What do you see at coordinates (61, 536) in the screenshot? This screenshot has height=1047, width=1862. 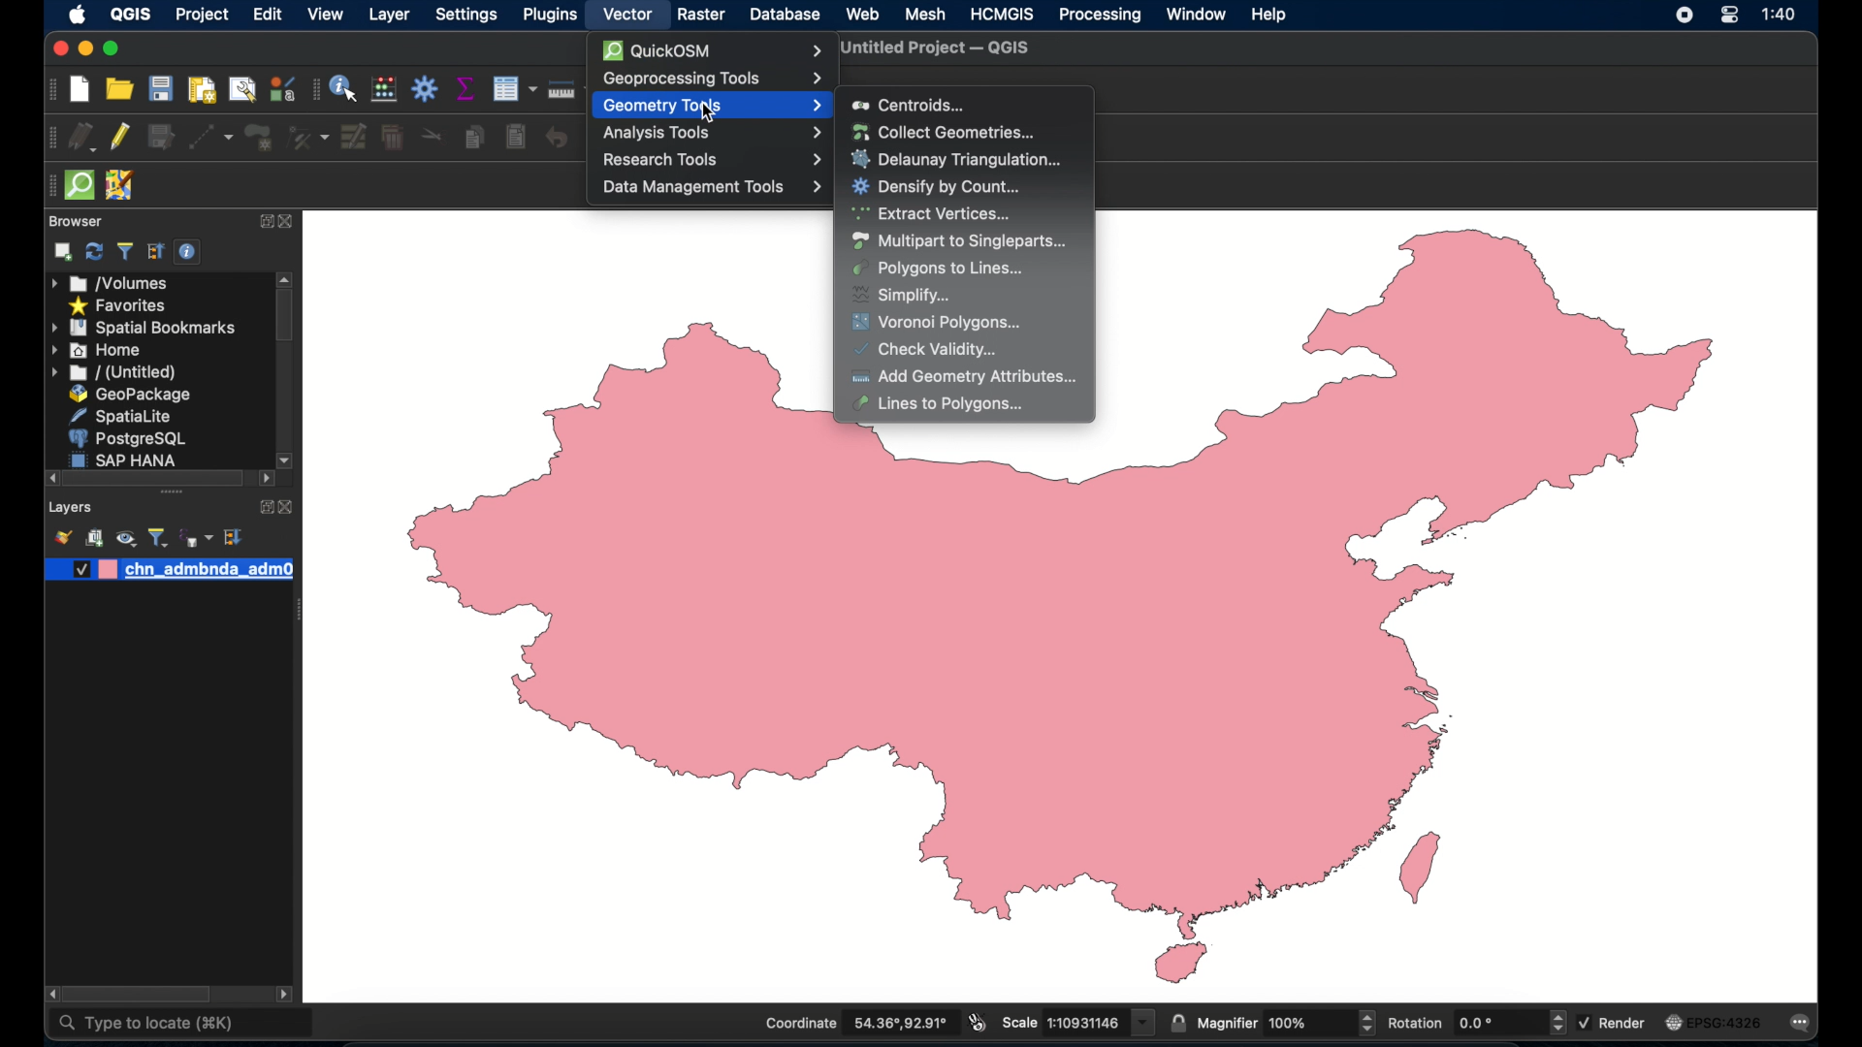 I see `open layer styling panel` at bounding box center [61, 536].